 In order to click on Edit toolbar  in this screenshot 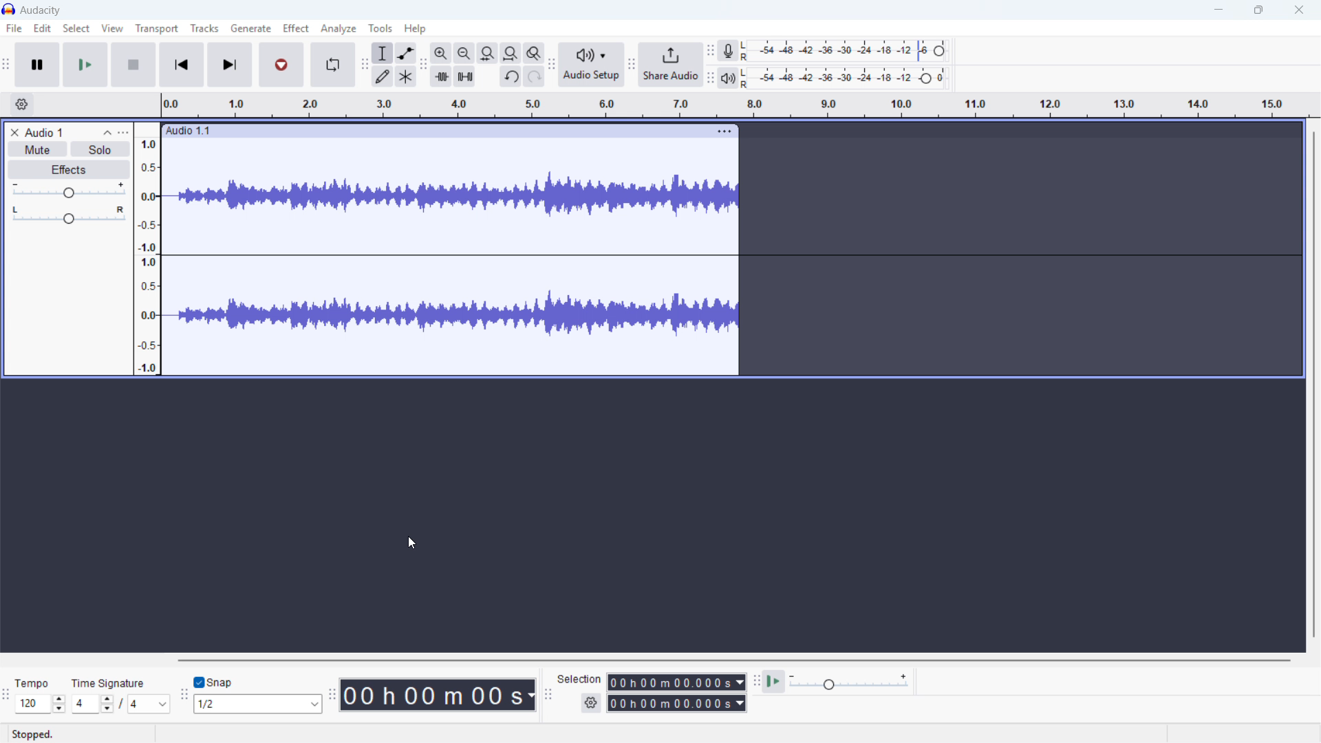, I will do `click(423, 65)`.